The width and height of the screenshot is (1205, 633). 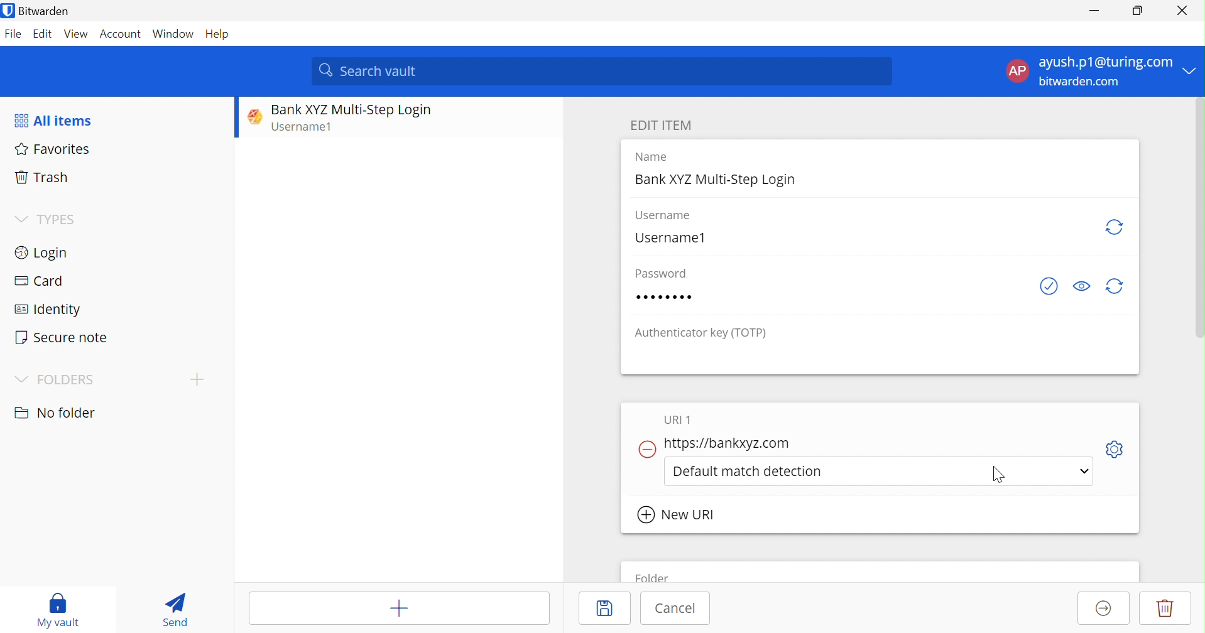 I want to click on URI 1, so click(x=679, y=420).